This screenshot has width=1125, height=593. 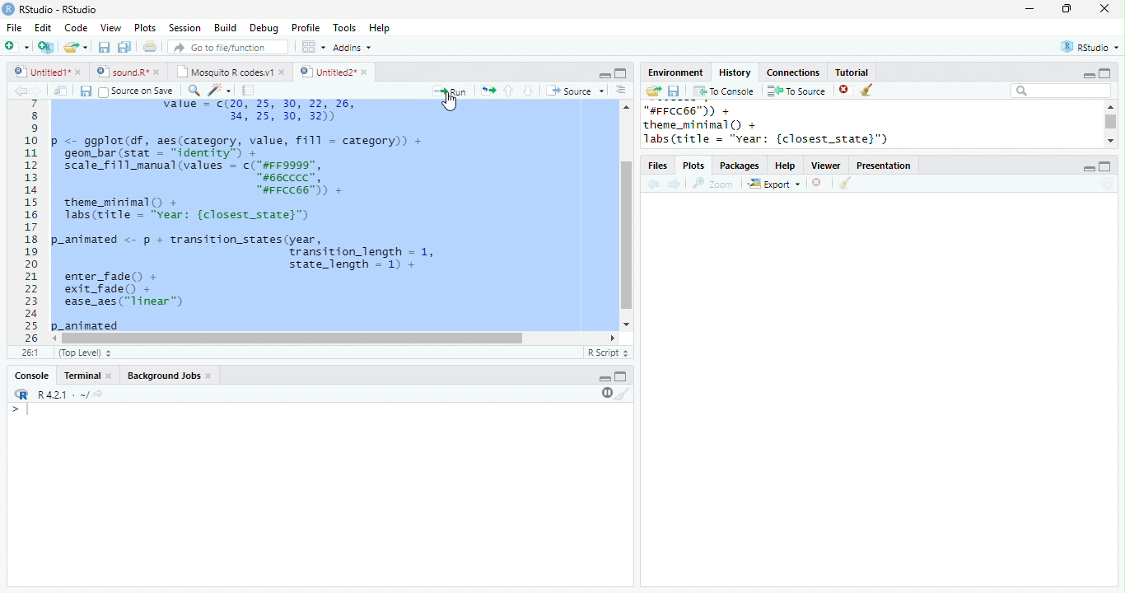 I want to click on scroll right, so click(x=56, y=339).